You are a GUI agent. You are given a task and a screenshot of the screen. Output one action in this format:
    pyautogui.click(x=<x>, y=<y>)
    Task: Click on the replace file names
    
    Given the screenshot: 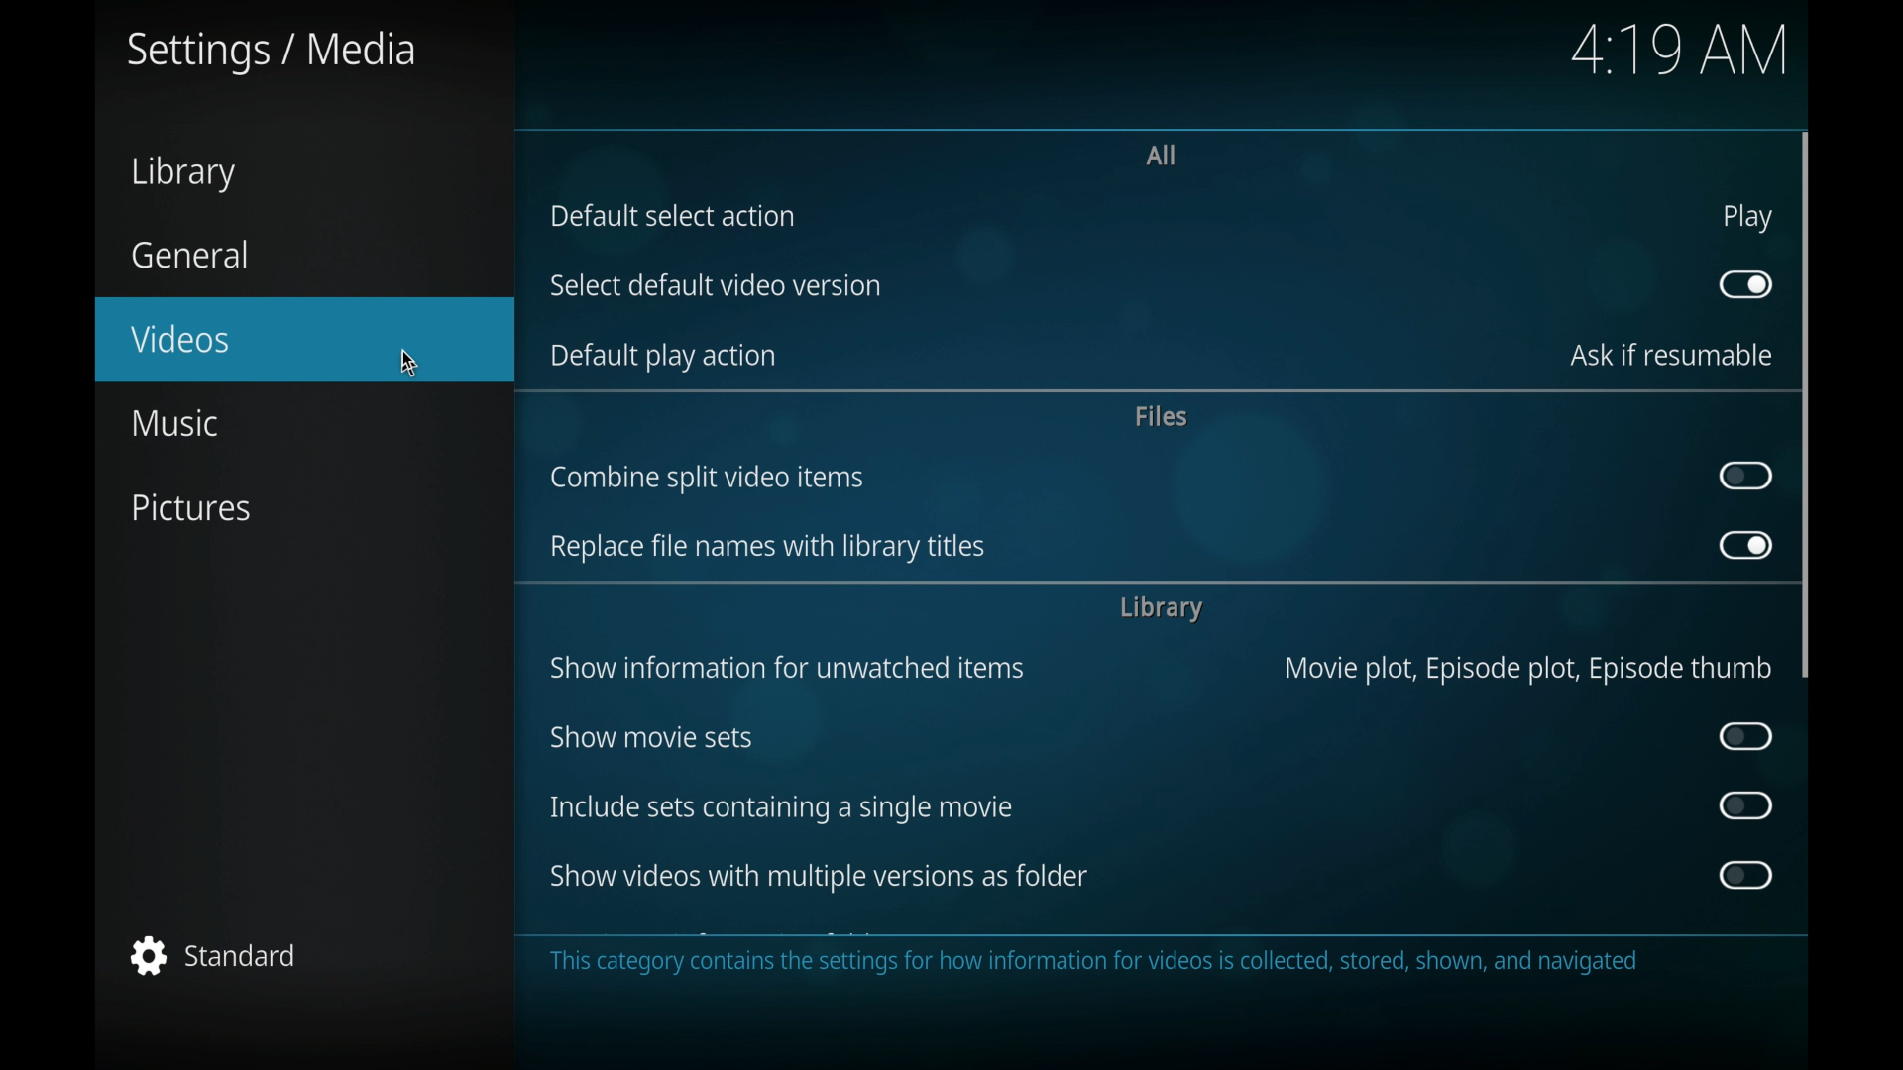 What is the action you would take?
    pyautogui.click(x=769, y=548)
    